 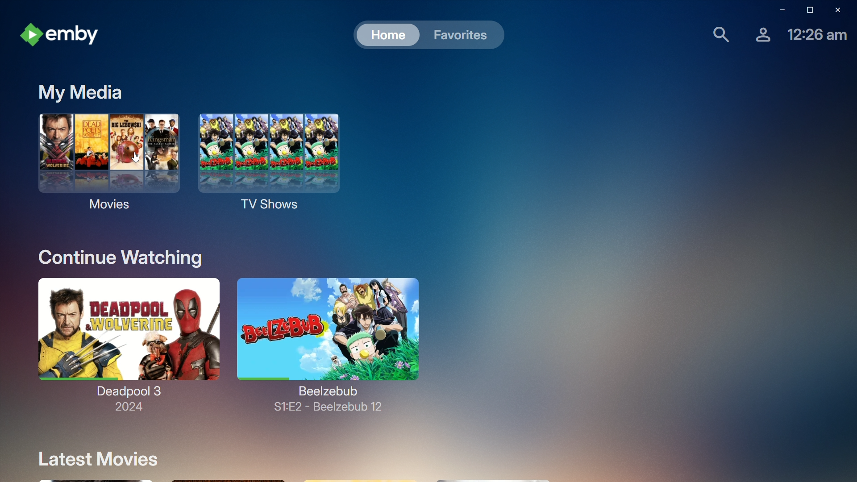 What do you see at coordinates (758, 38) in the screenshot?
I see `Account` at bounding box center [758, 38].